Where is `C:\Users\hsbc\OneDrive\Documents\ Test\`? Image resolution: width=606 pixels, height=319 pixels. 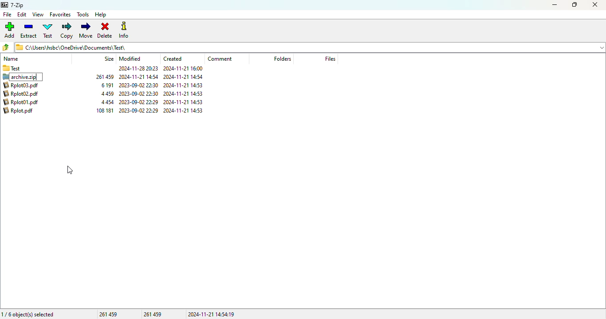 C:\Users\hsbc\OneDrive\Documents\ Test\ is located at coordinates (303, 47).